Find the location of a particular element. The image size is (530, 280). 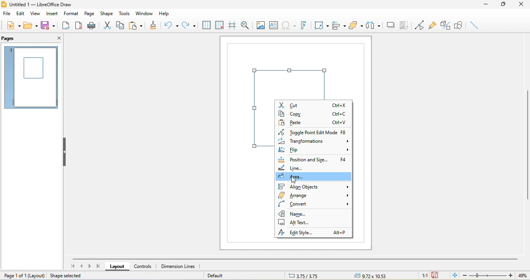

zoom and pan is located at coordinates (247, 25).